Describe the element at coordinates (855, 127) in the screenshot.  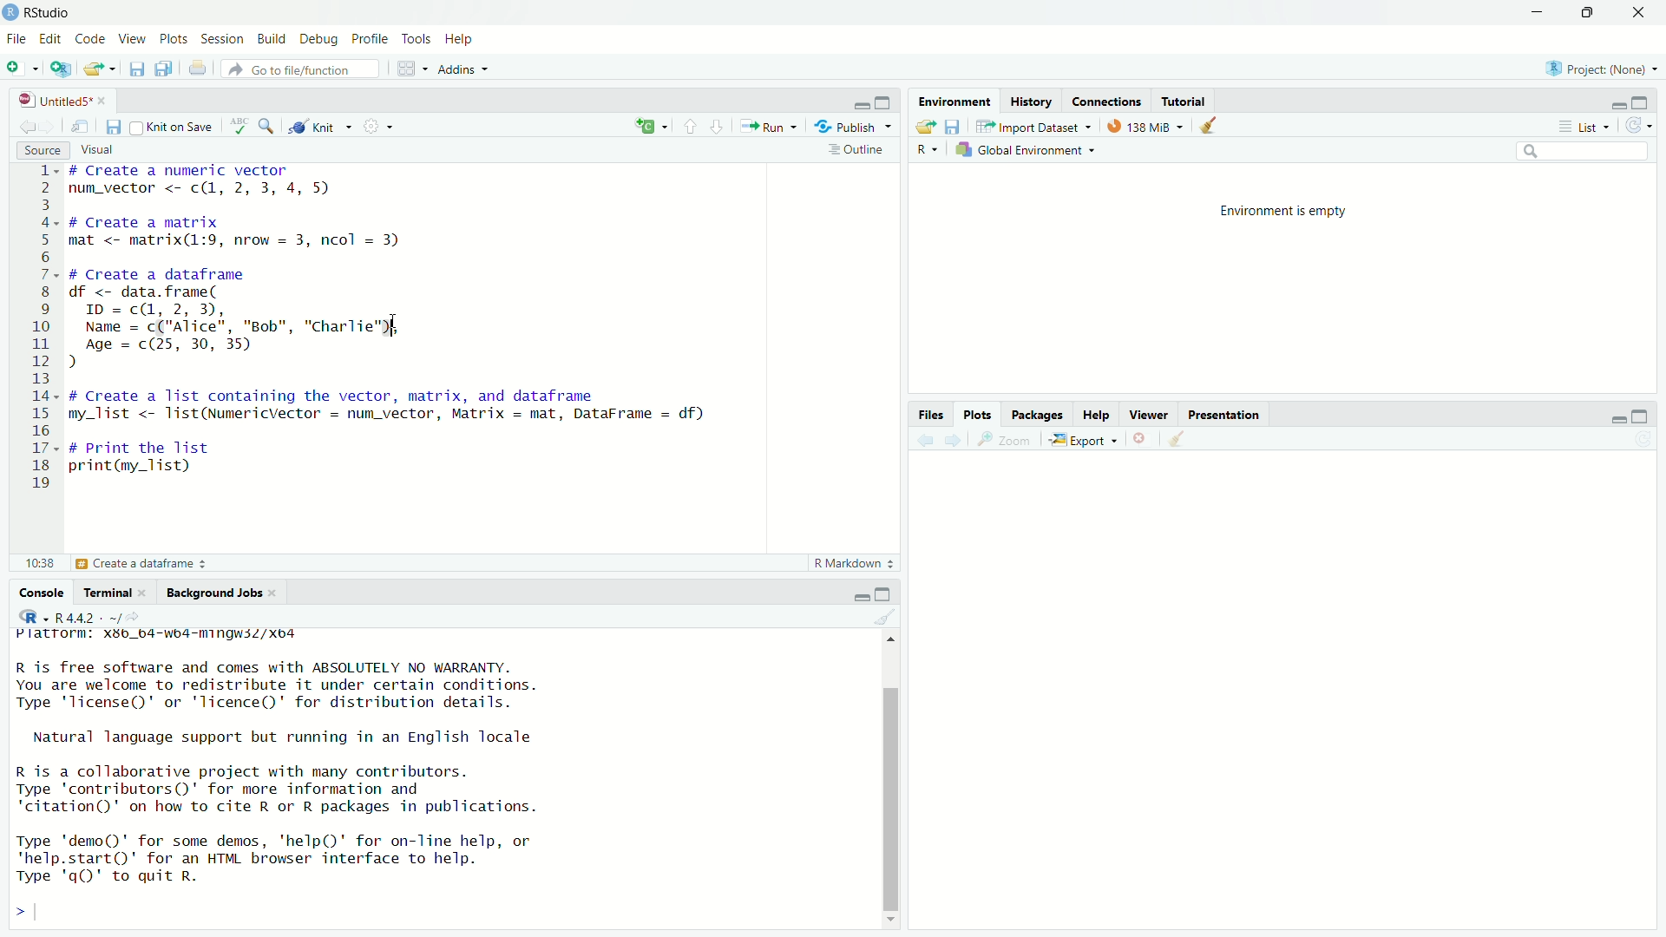
I see `Publish ~` at that location.